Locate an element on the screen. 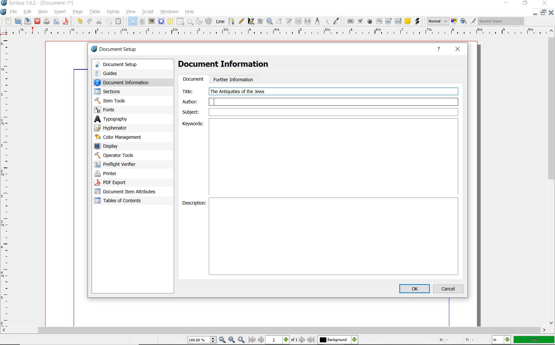 The width and height of the screenshot is (555, 345). toggle color management is located at coordinates (454, 21).